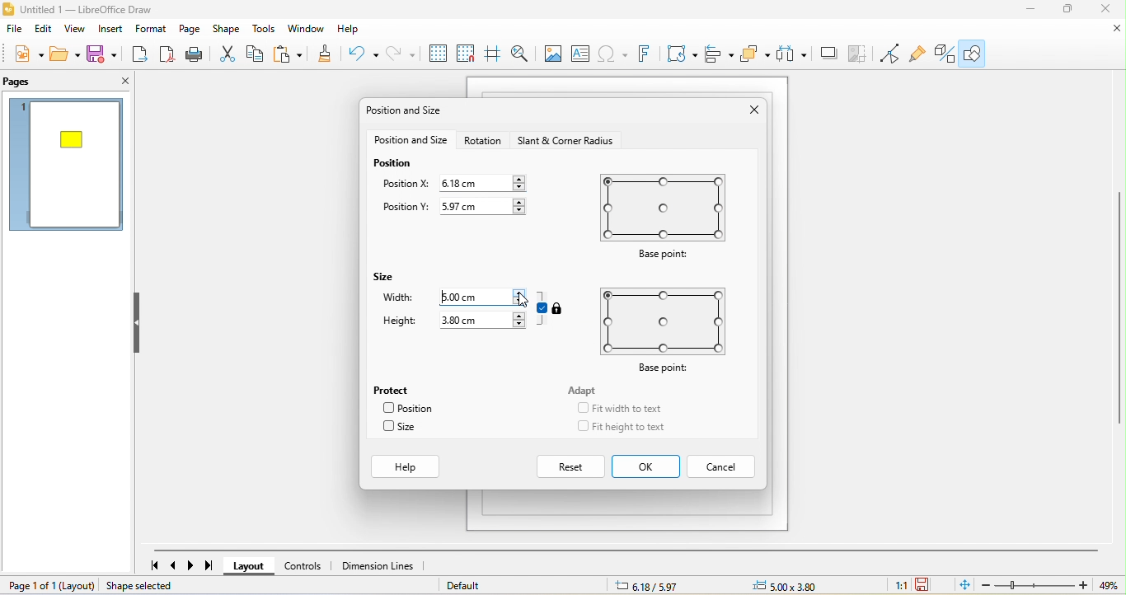 This screenshot has width=1126, height=595. Describe the element at coordinates (45, 30) in the screenshot. I see `edit` at that location.